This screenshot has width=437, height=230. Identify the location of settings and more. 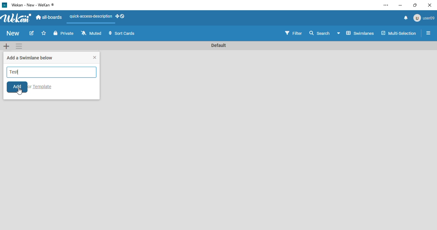
(386, 5).